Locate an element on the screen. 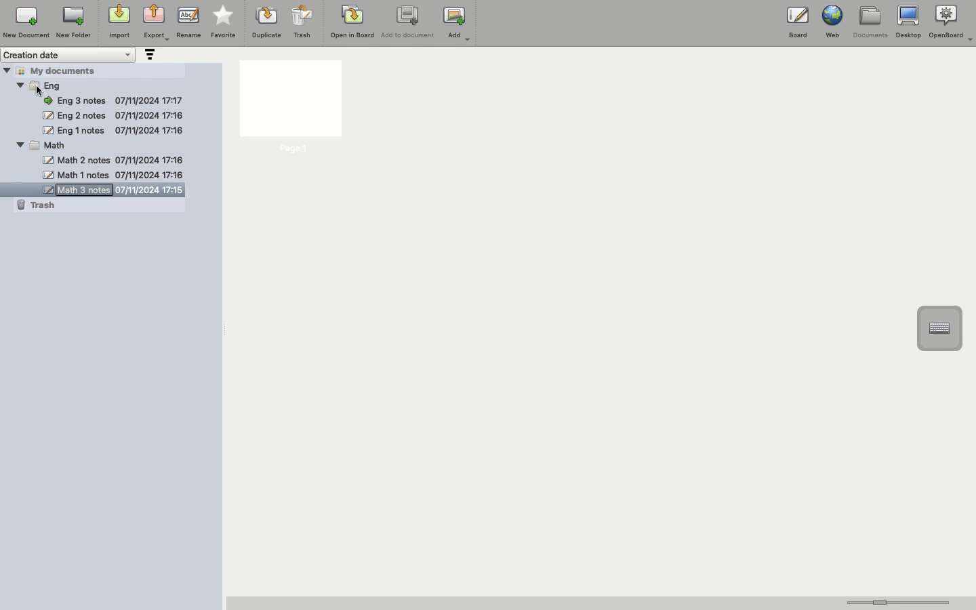 The width and height of the screenshot is (976, 610). Export is located at coordinates (156, 24).